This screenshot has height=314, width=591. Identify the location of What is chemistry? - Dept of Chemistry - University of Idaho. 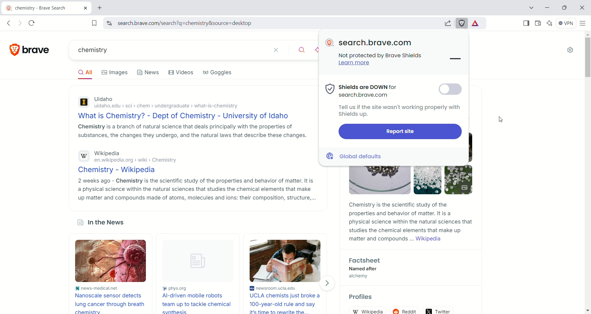
(191, 116).